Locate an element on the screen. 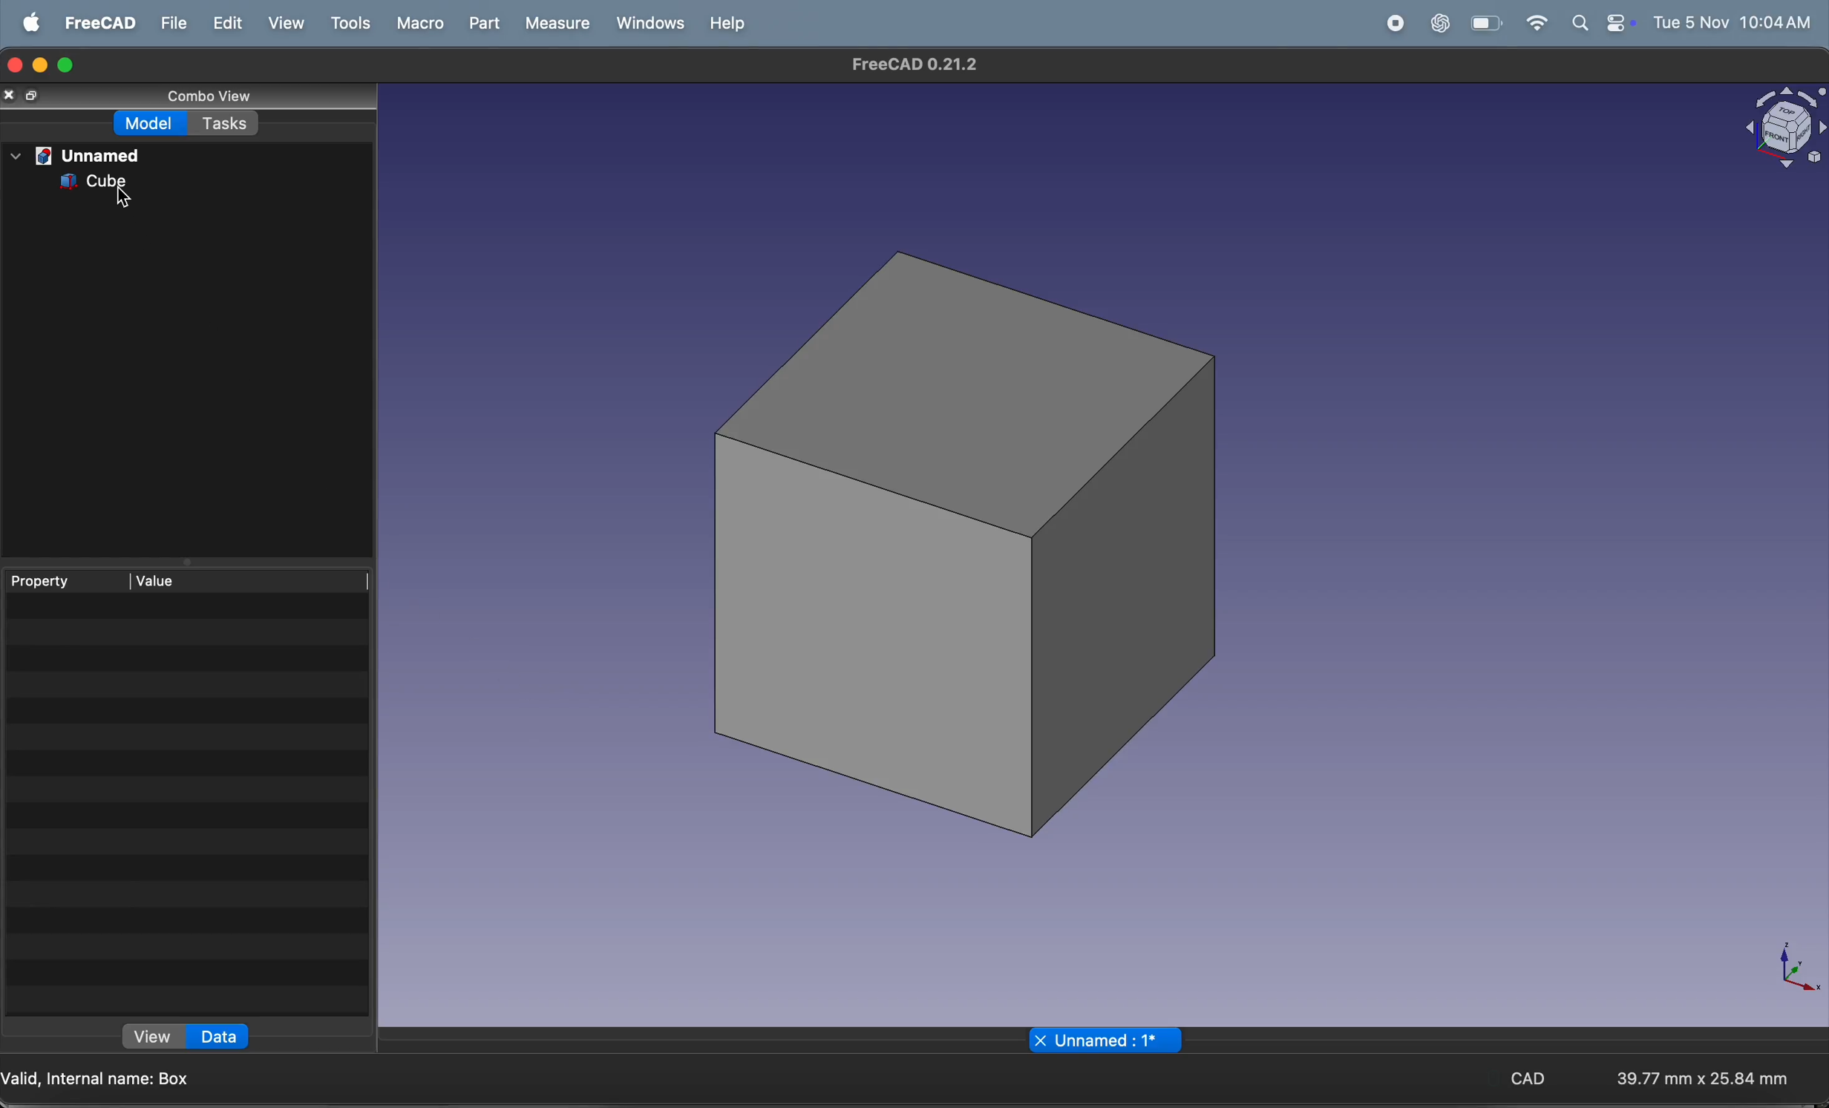 The image size is (1829, 1108). apple widgets is located at coordinates (1583, 22).